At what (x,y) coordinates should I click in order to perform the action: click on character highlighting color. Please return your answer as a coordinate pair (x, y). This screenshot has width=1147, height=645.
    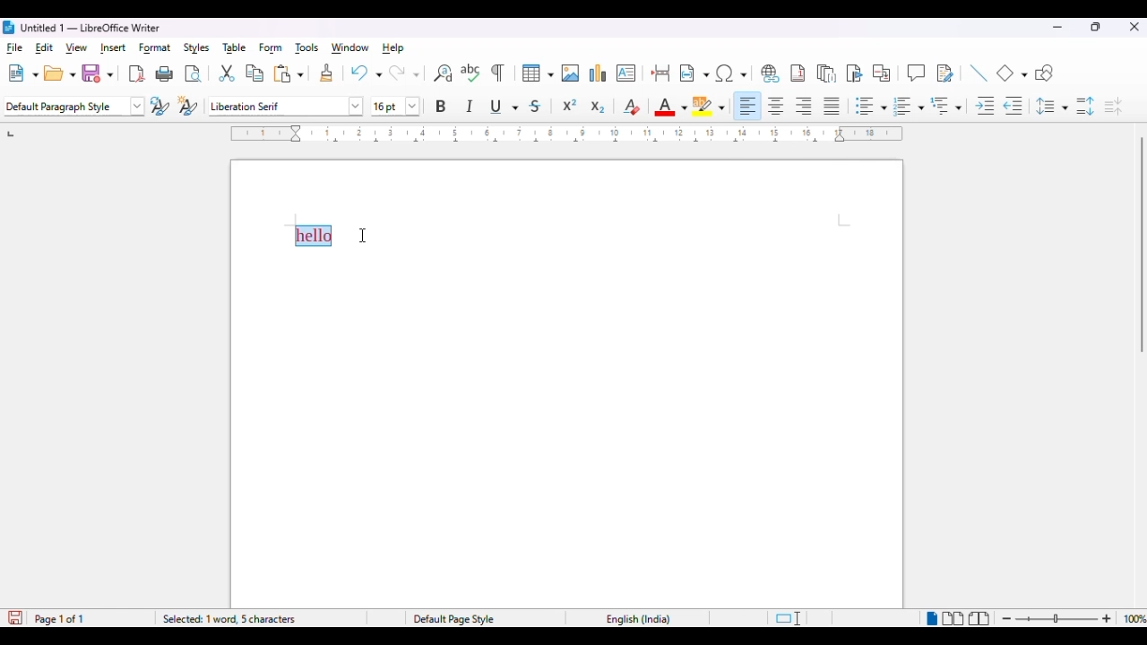
    Looking at the image, I should click on (710, 106).